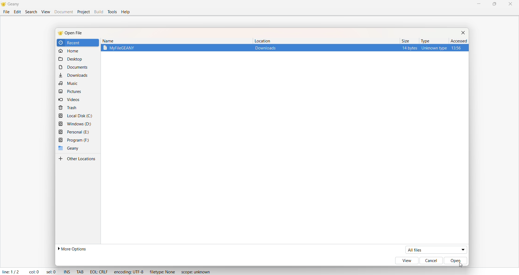  Describe the element at coordinates (75, 116) in the screenshot. I see `local disk C` at that location.